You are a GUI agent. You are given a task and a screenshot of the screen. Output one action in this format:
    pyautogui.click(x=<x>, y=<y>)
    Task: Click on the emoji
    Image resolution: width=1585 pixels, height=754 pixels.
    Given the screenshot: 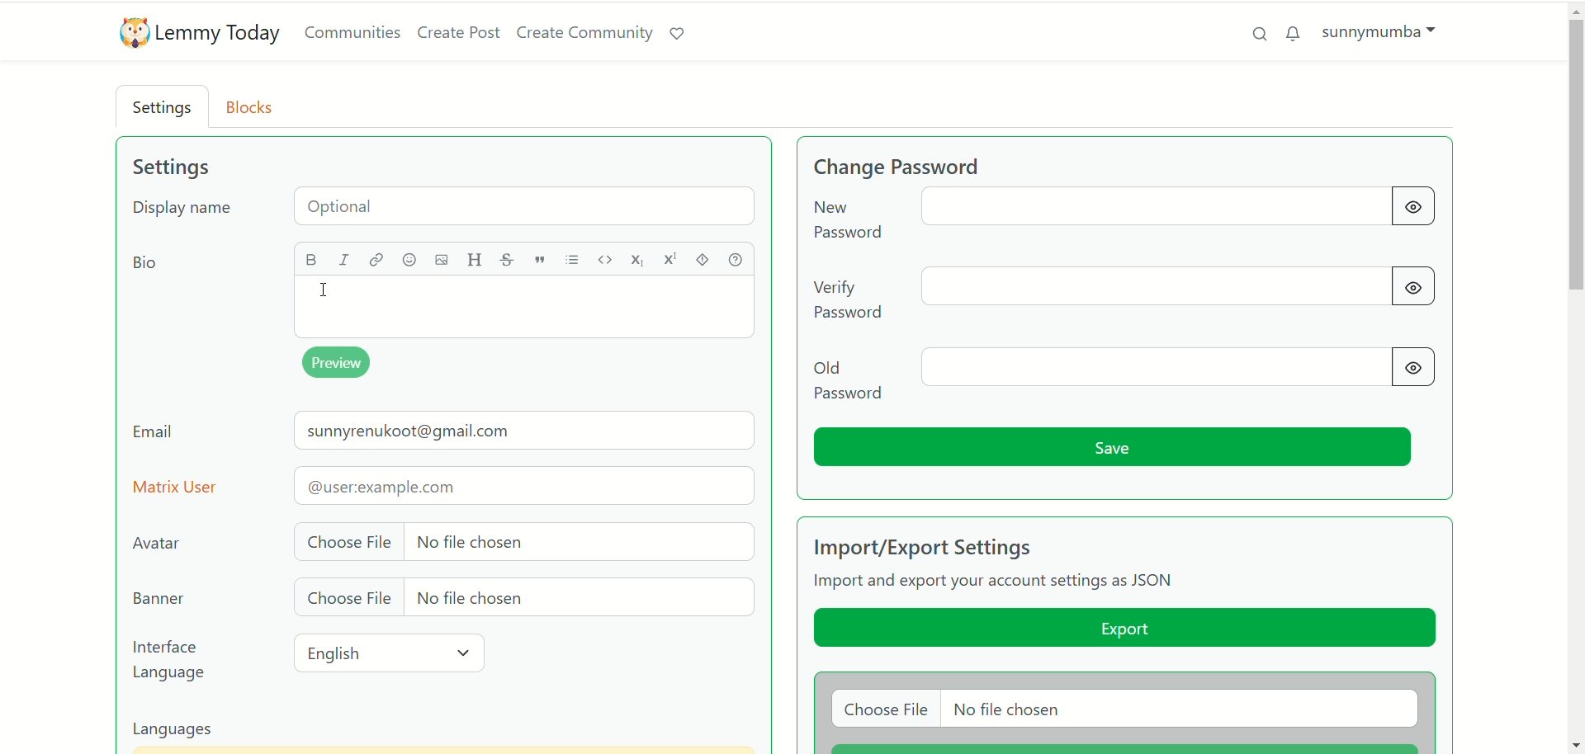 What is the action you would take?
    pyautogui.click(x=409, y=262)
    